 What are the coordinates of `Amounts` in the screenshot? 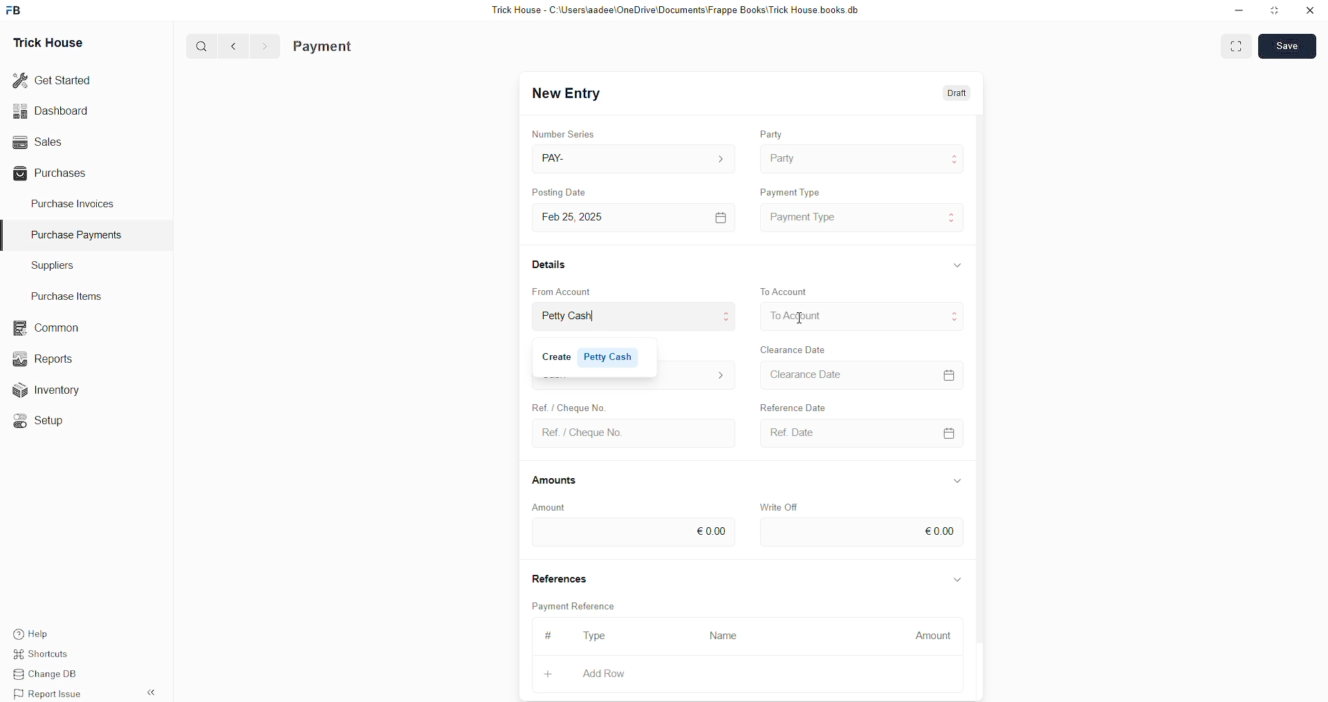 It's located at (560, 481).